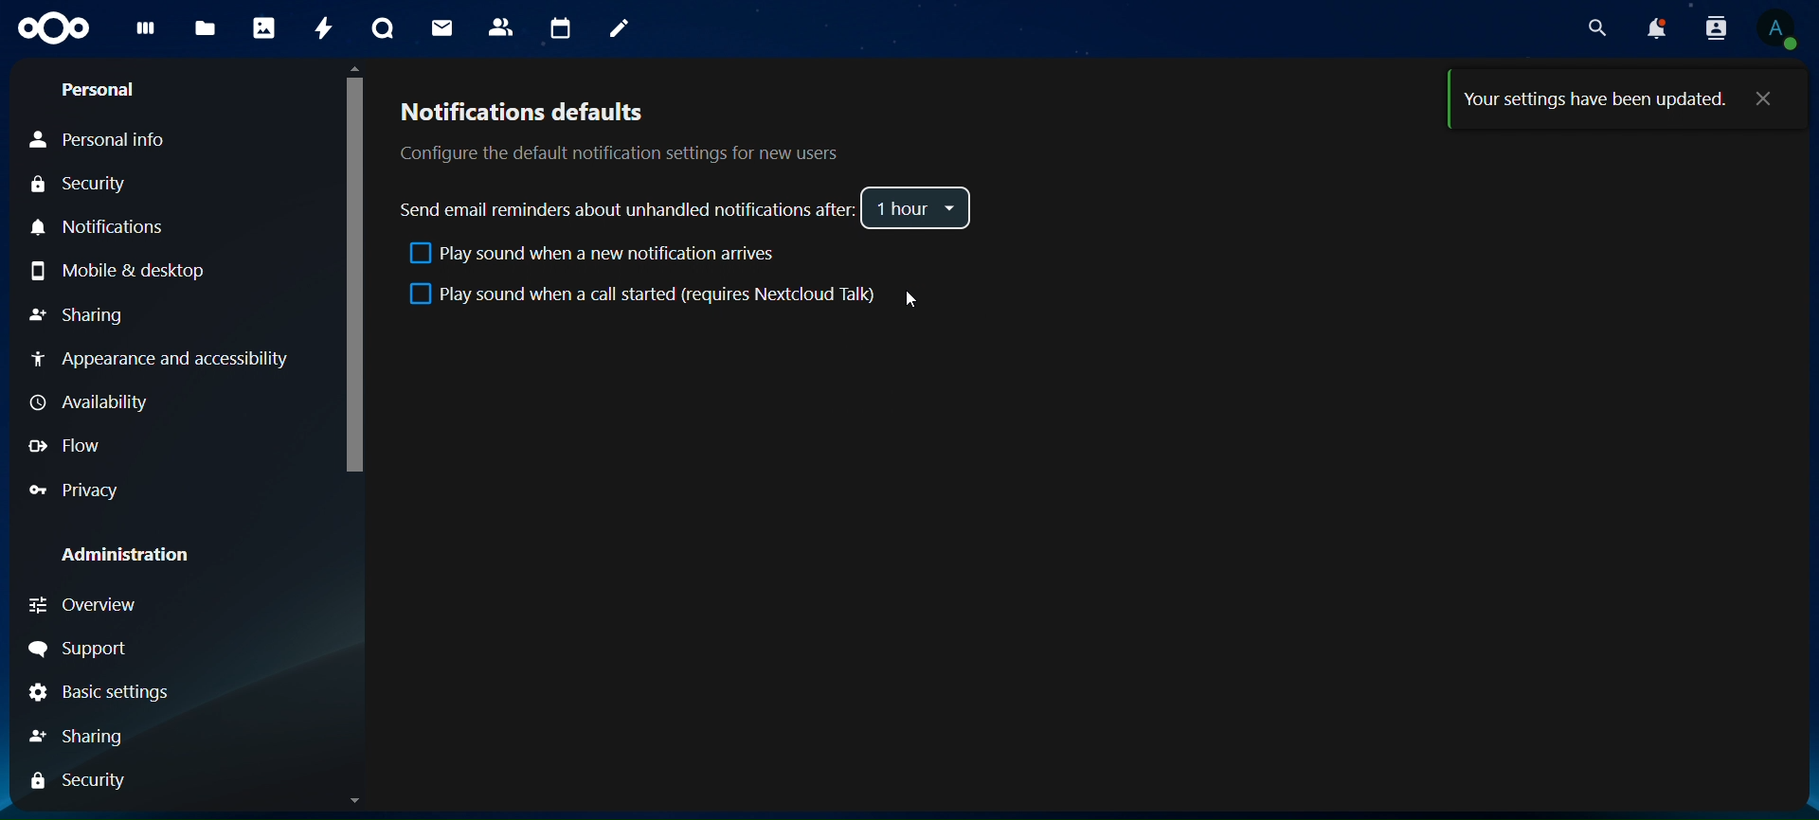  What do you see at coordinates (1782, 30) in the screenshot?
I see `View Profile` at bounding box center [1782, 30].